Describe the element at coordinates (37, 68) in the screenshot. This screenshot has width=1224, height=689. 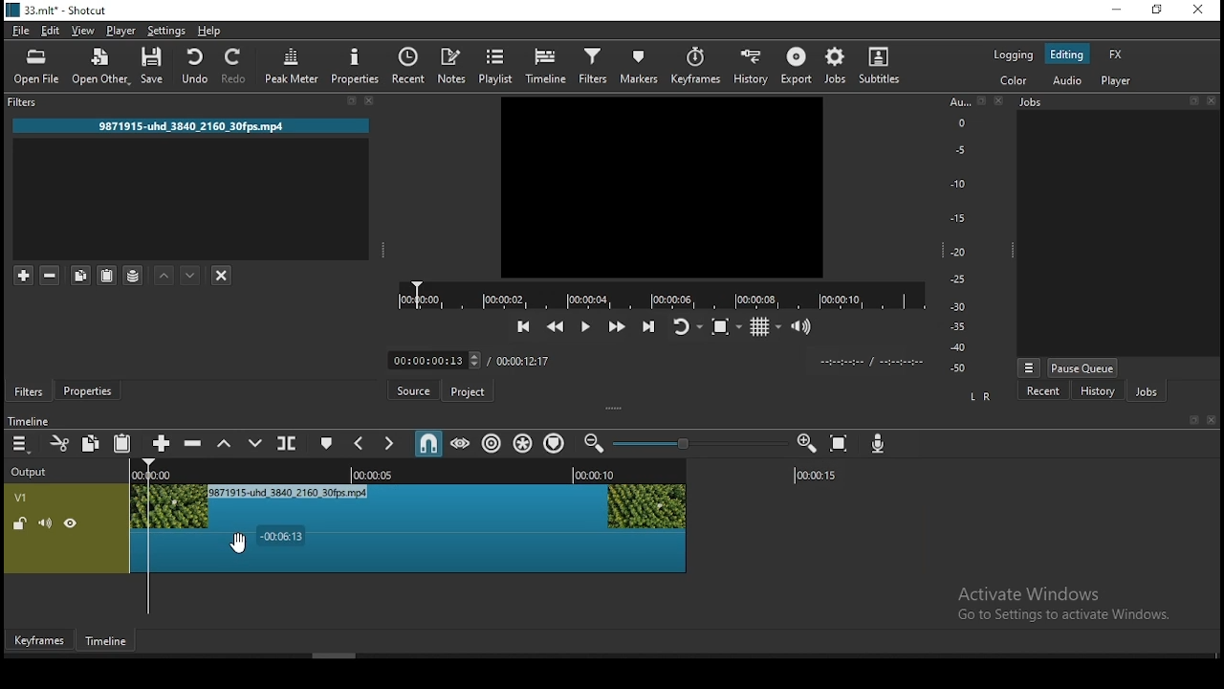
I see `open file` at that location.